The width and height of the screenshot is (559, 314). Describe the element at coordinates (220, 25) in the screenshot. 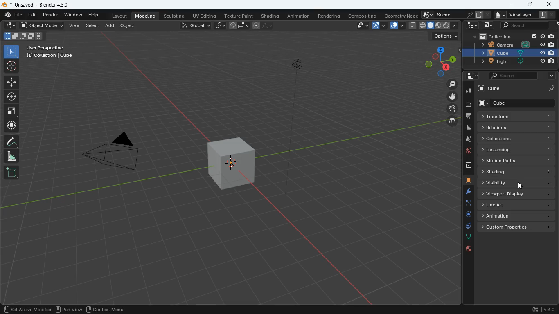

I see `link` at that location.